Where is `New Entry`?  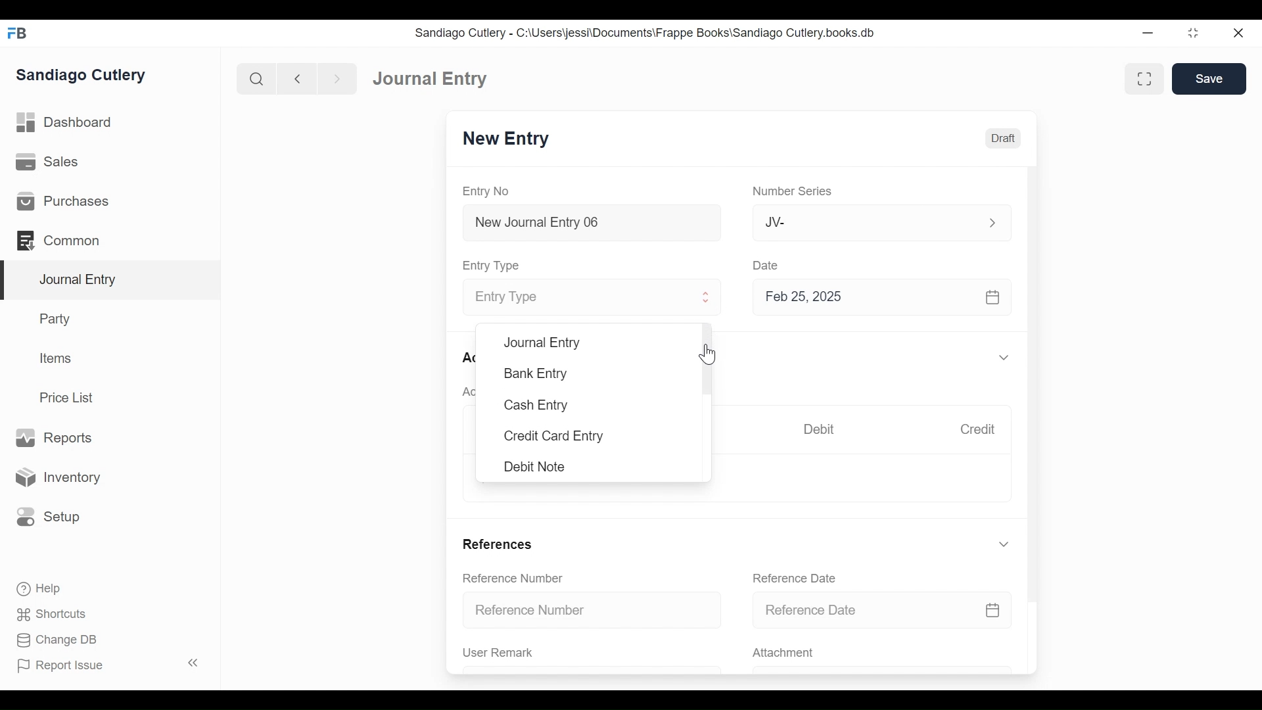 New Entry is located at coordinates (506, 139).